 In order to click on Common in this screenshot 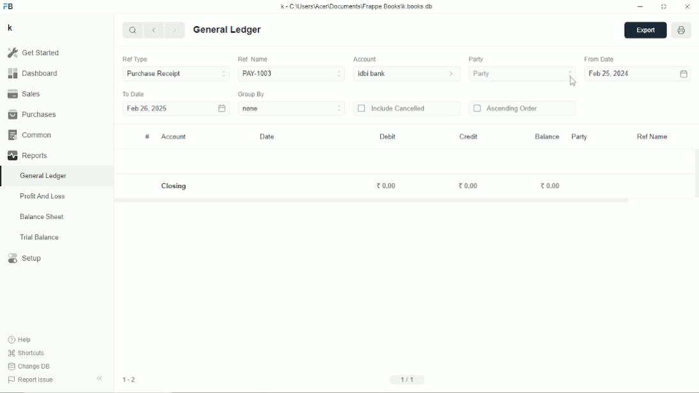, I will do `click(29, 135)`.